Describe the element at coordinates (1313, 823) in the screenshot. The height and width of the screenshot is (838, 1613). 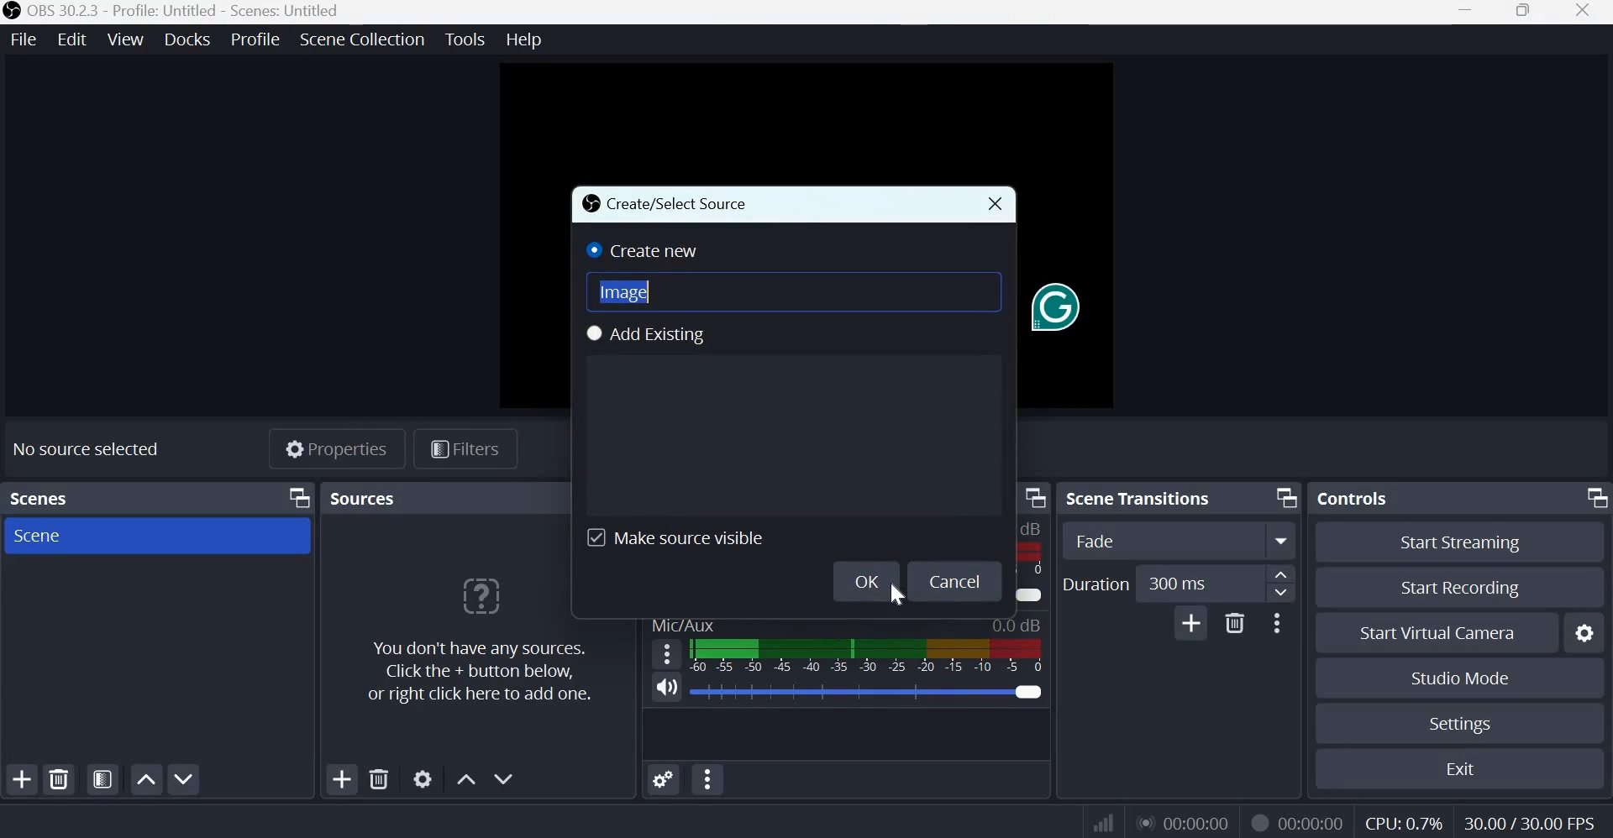
I see `00:00:00` at that location.